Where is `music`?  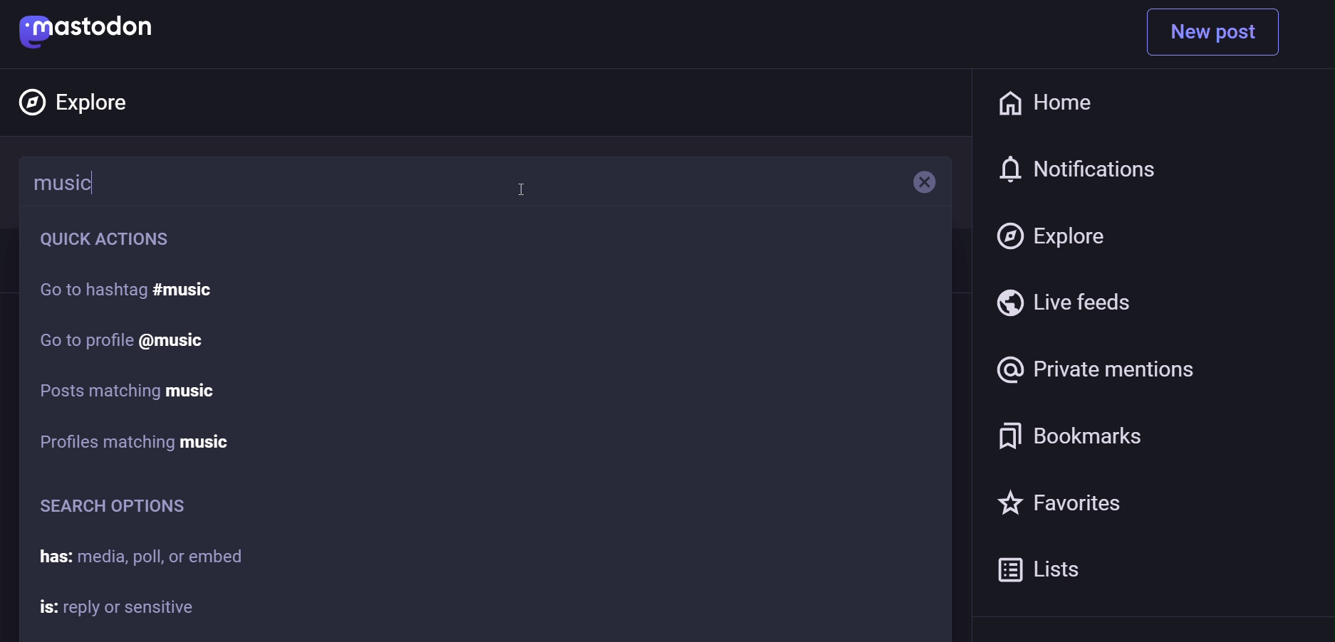 music is located at coordinates (64, 182).